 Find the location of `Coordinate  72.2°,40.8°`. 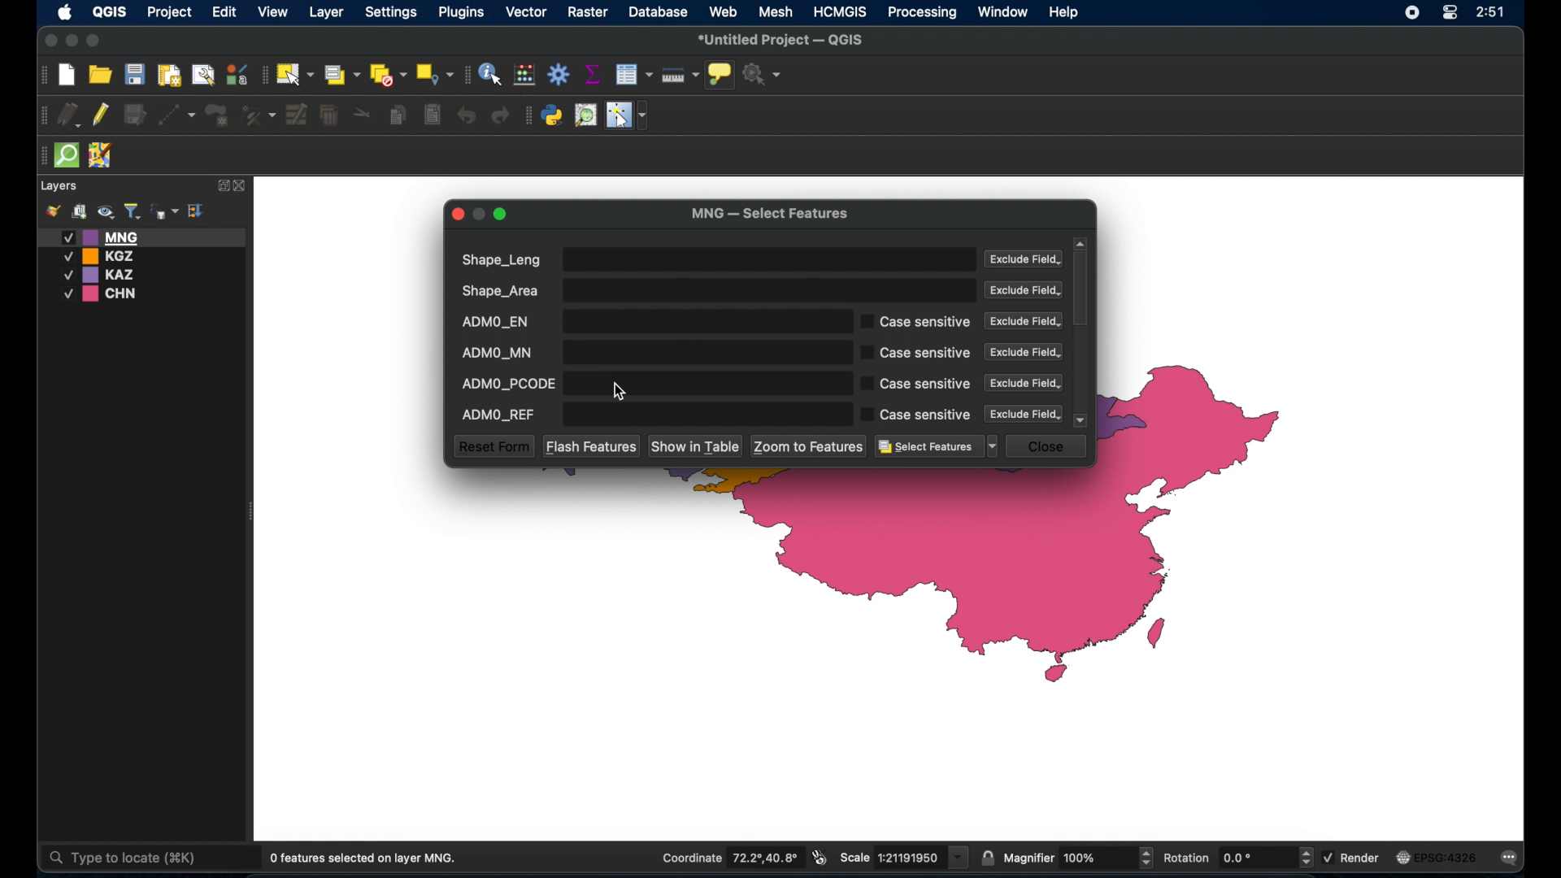

Coordinate  72.2°,40.8° is located at coordinates (728, 857).